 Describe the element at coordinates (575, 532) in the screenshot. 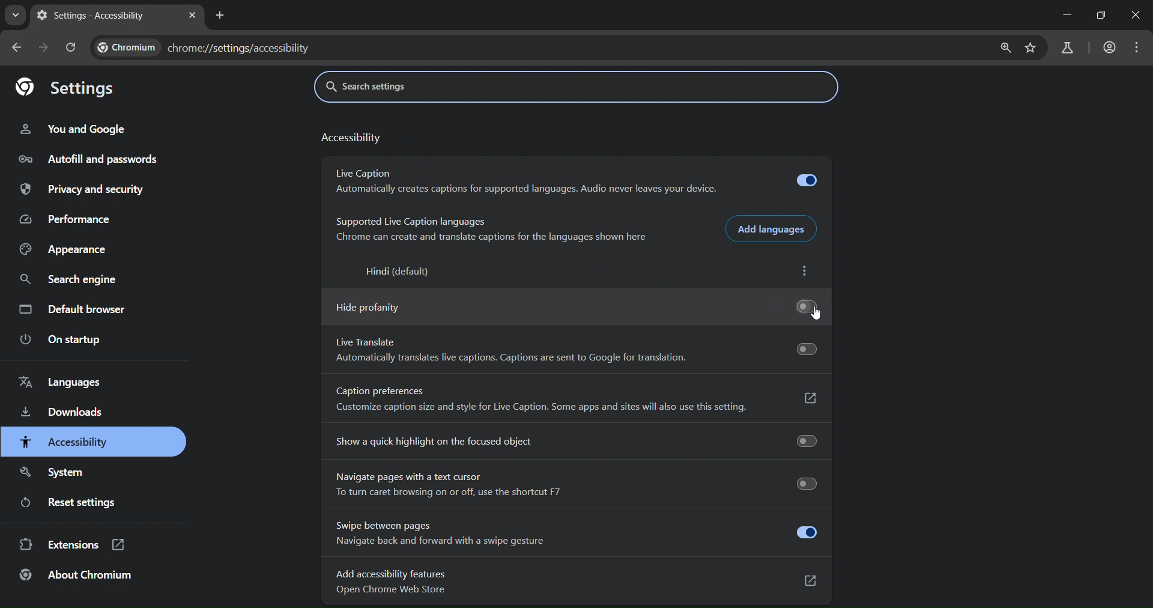

I see `Swipe between pages
Navigate back and forward with a swipe gesture` at that location.